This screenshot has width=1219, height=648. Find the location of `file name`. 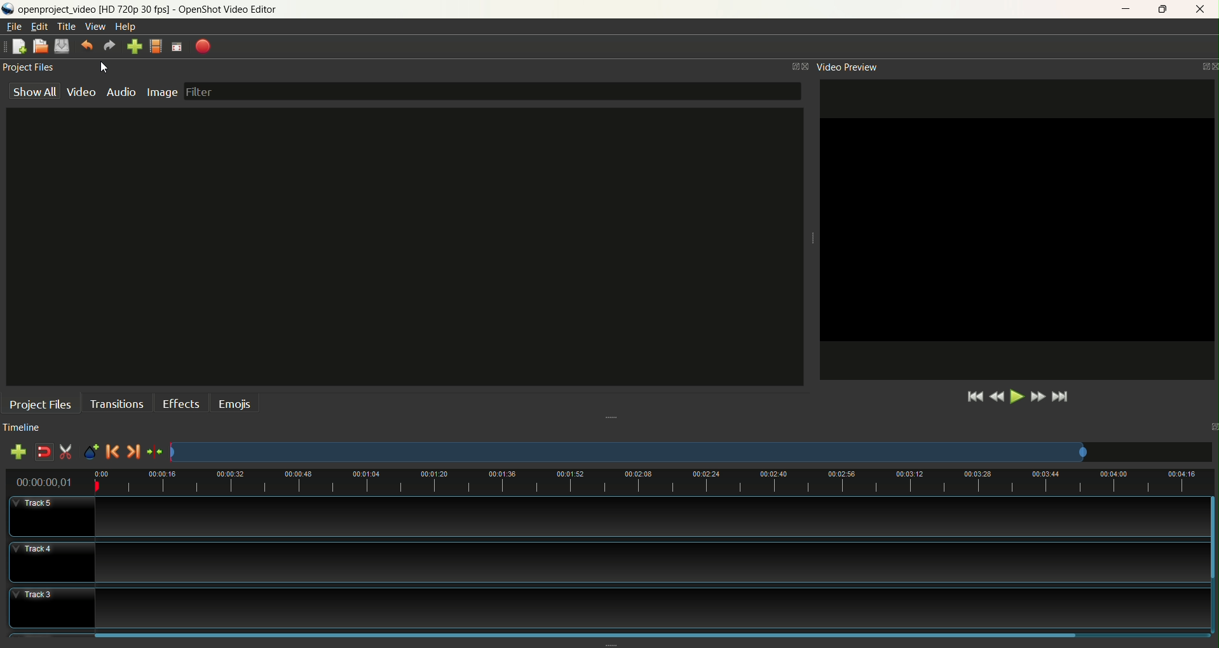

file name is located at coordinates (158, 10).